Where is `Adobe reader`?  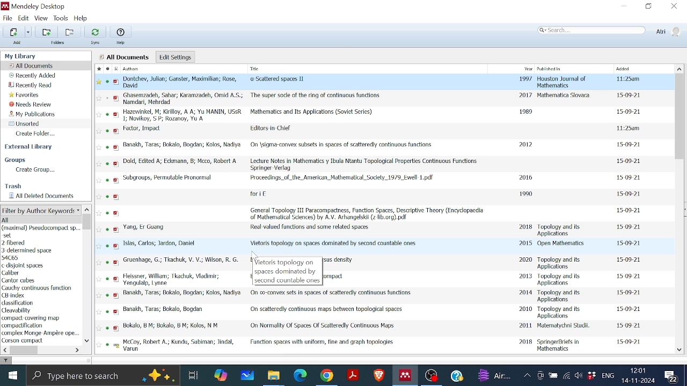 Adobe reader is located at coordinates (353, 375).